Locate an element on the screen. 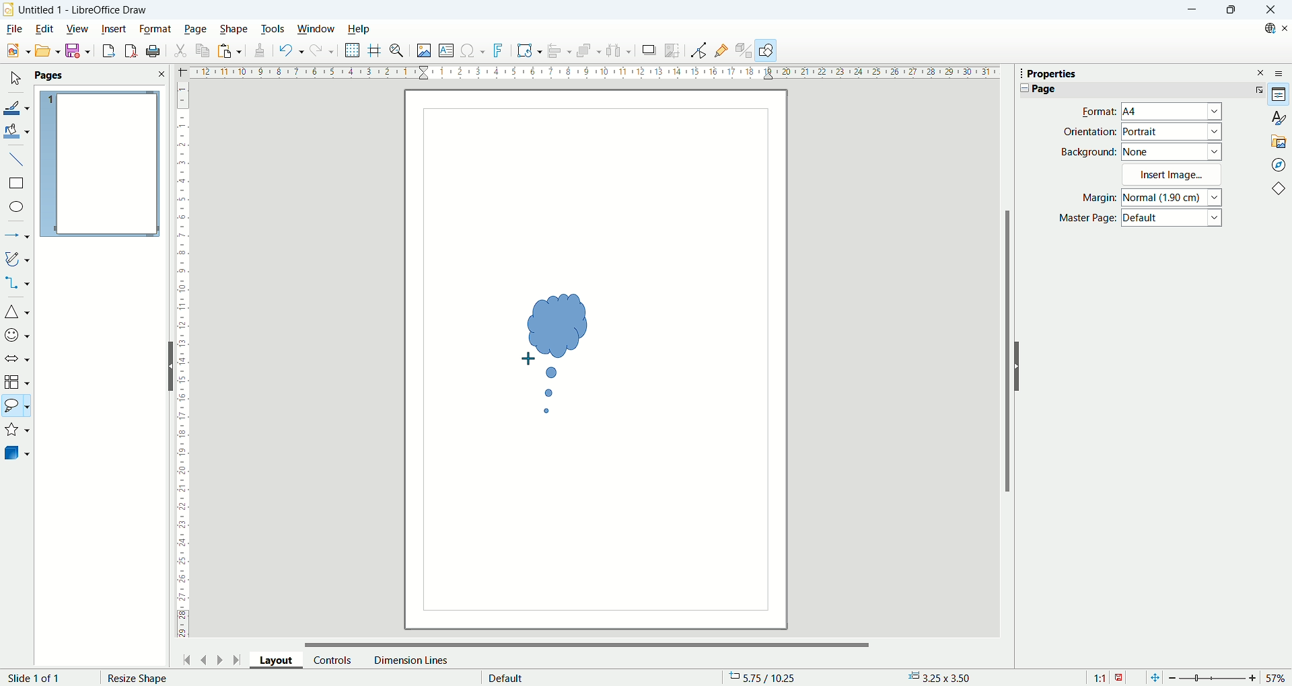  Tooltip drag is located at coordinates (1015, 73).